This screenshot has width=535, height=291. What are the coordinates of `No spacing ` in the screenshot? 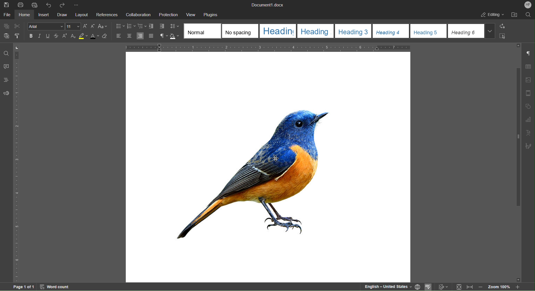 It's located at (240, 31).